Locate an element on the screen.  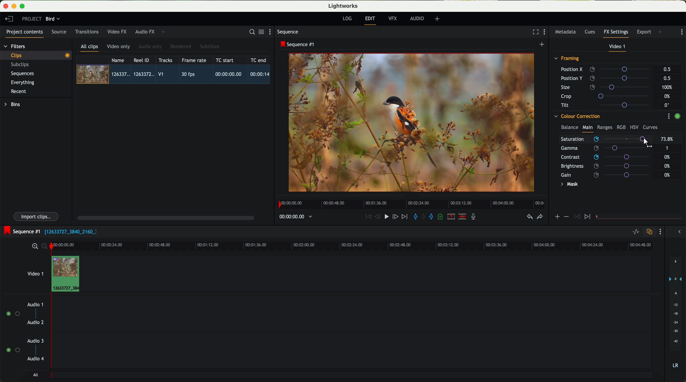
nudge one frame foward is located at coordinates (396, 217).